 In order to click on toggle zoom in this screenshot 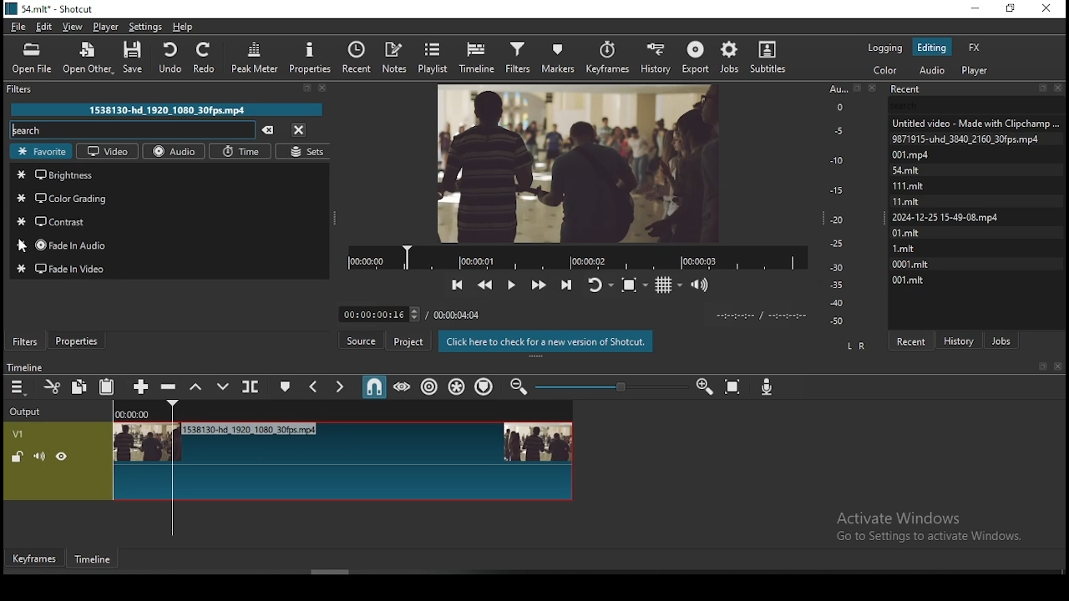, I will do `click(634, 283)`.